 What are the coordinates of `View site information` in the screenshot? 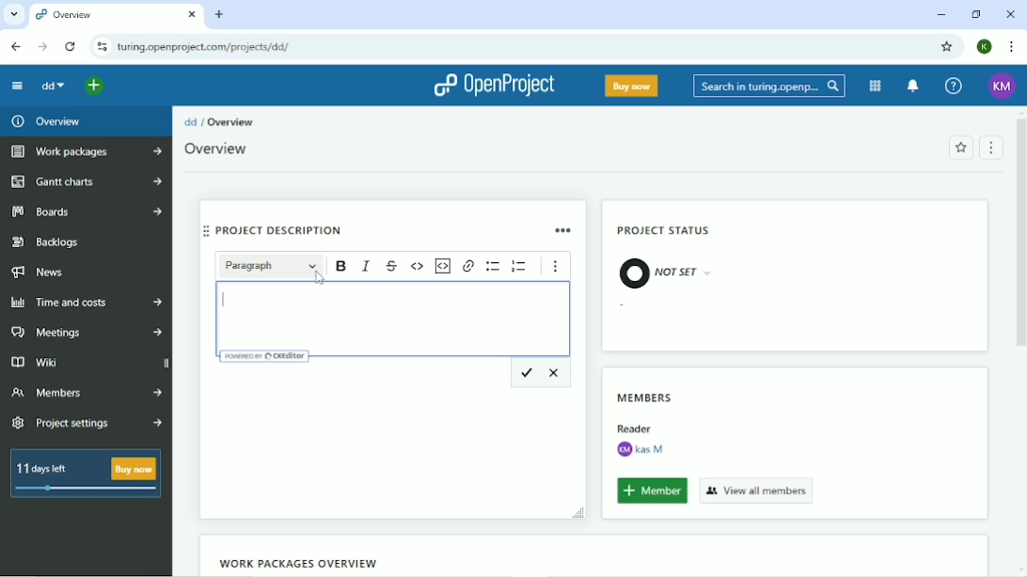 It's located at (102, 47).